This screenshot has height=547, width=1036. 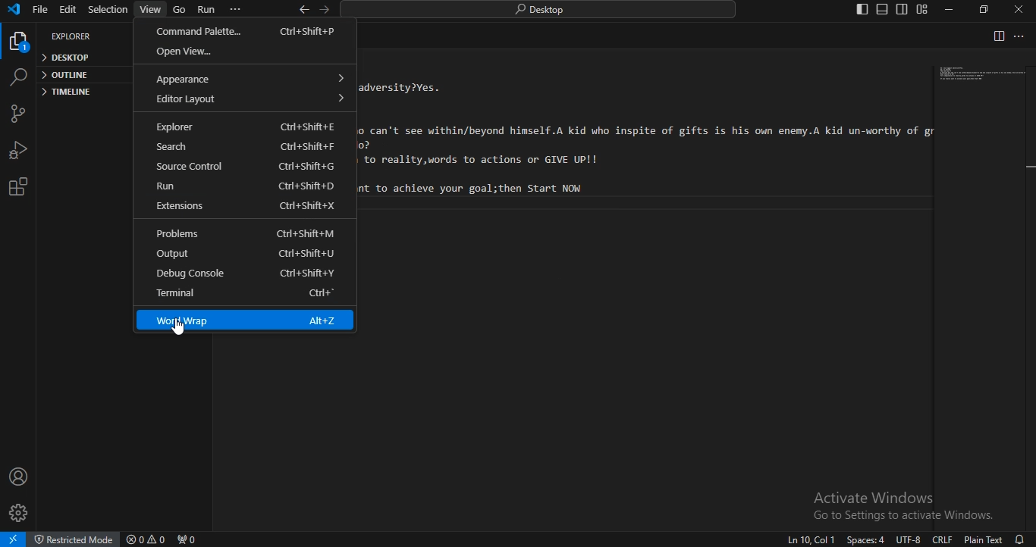 I want to click on go, so click(x=179, y=11).